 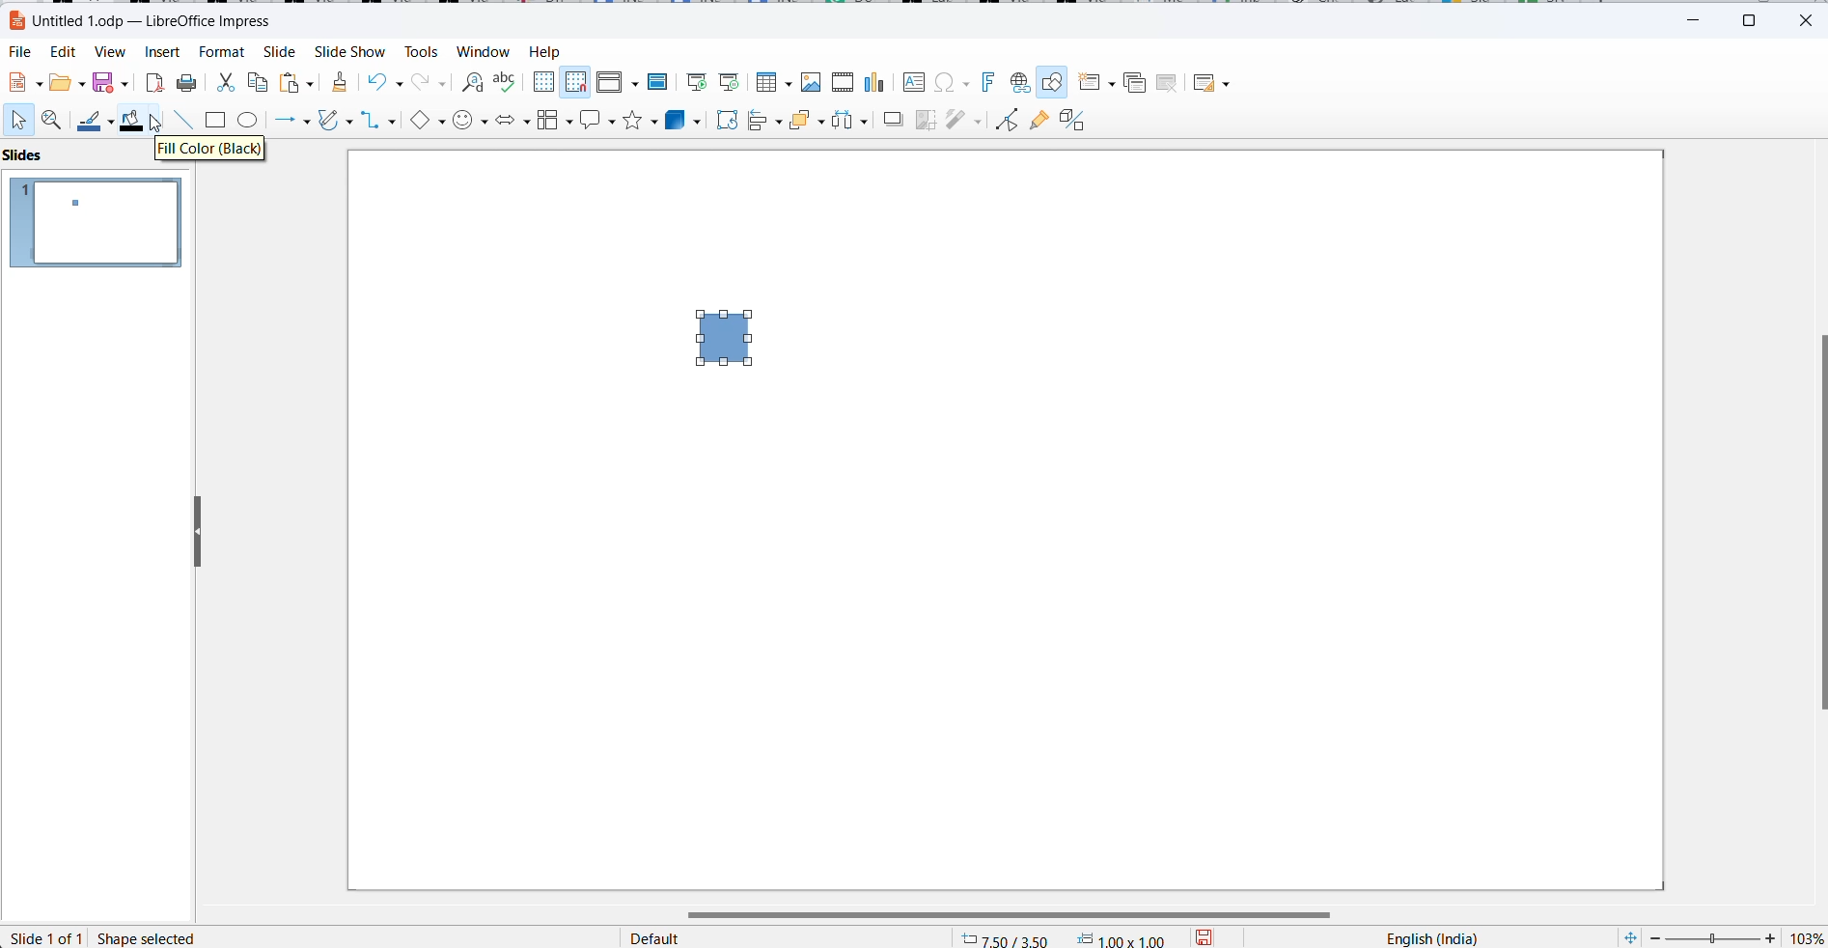 I want to click on Delete slide, so click(x=1168, y=83).